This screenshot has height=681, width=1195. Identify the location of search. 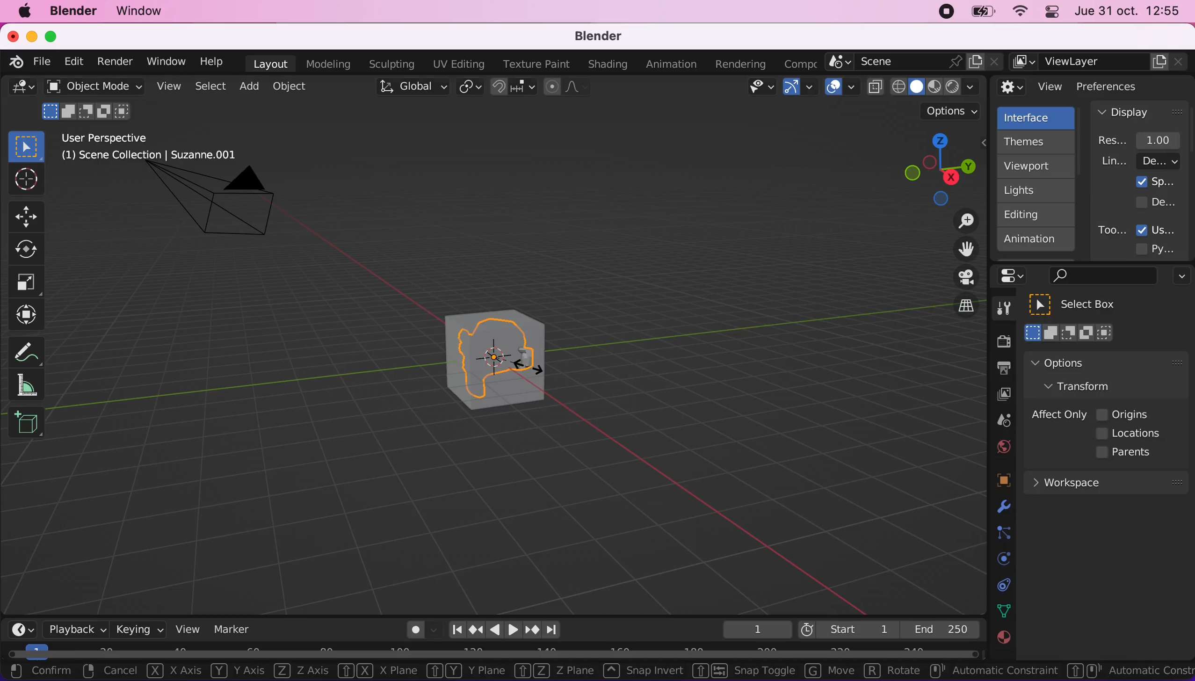
(1101, 276).